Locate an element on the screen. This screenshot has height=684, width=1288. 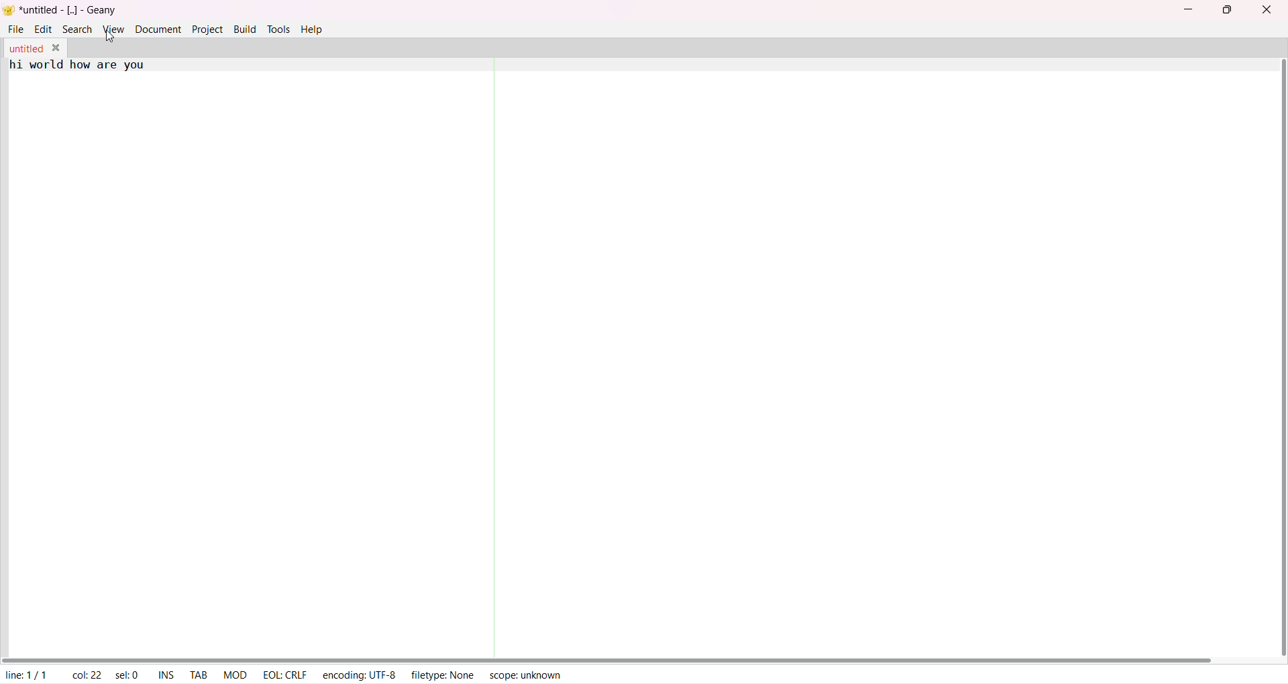
close is located at coordinates (1265, 10).